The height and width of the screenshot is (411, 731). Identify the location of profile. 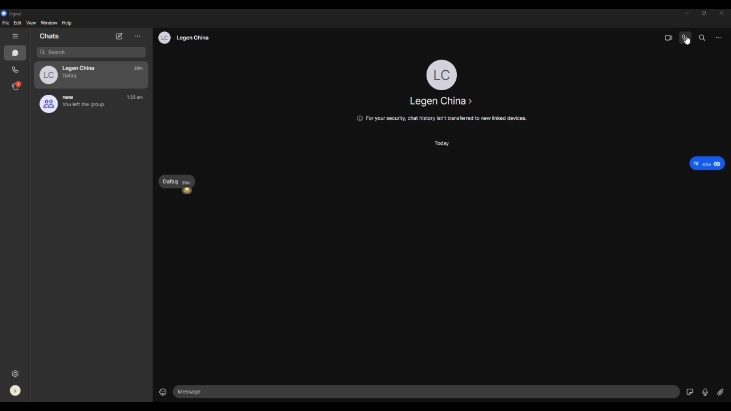
(183, 38).